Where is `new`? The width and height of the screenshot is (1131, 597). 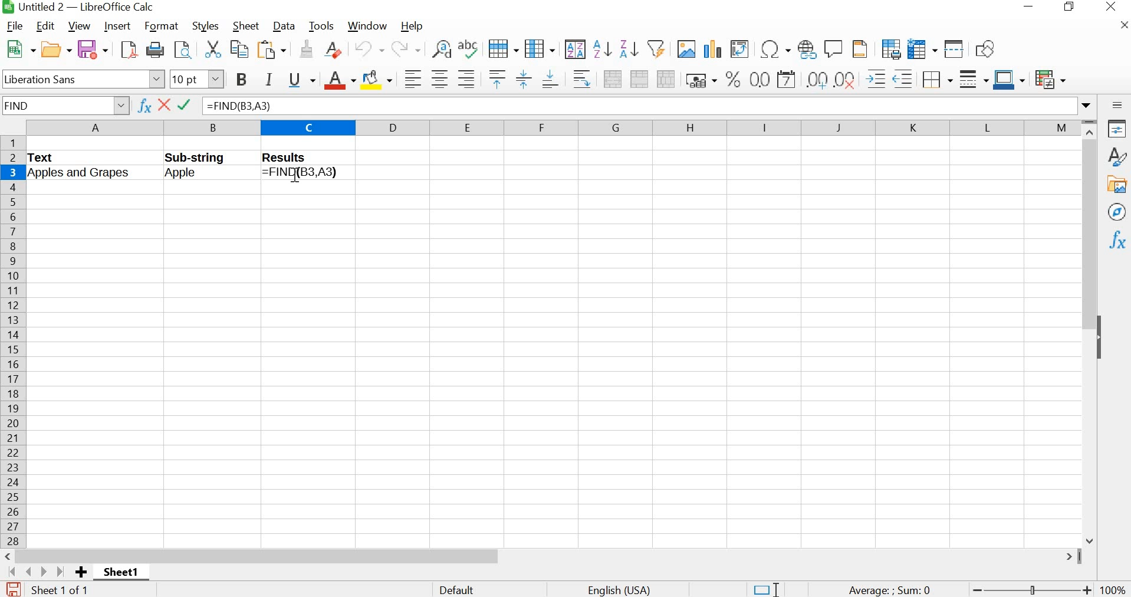
new is located at coordinates (18, 48).